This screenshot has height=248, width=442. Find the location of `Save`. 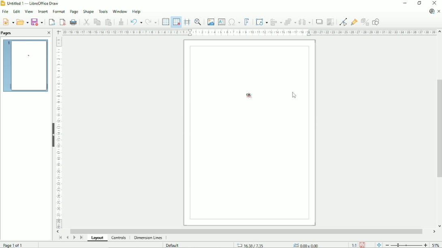

Save is located at coordinates (38, 22).